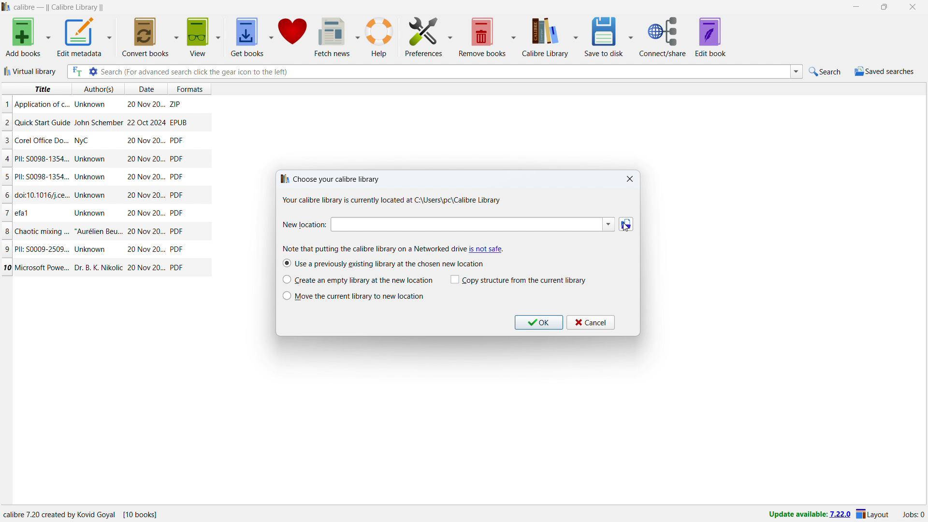  Describe the element at coordinates (482, 37) in the screenshot. I see `remove books` at that location.